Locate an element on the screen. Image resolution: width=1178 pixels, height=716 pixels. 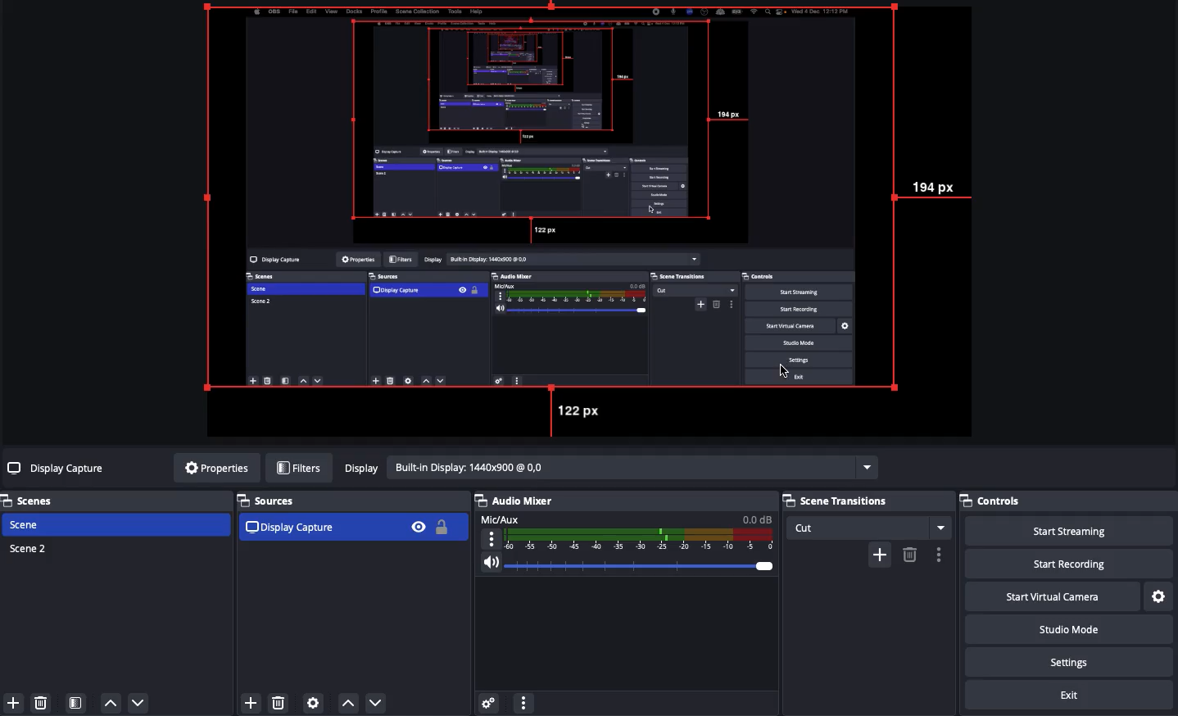
Down is located at coordinates (377, 700).